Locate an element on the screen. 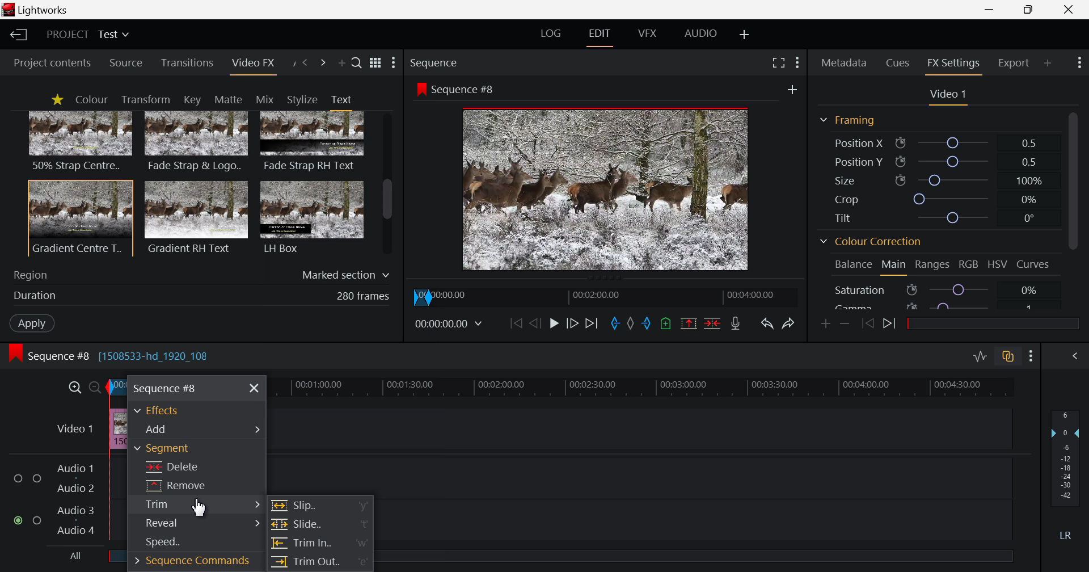 Image resolution: width=1089 pixels, height=572 pixels. Gradient RH Text is located at coordinates (194, 217).